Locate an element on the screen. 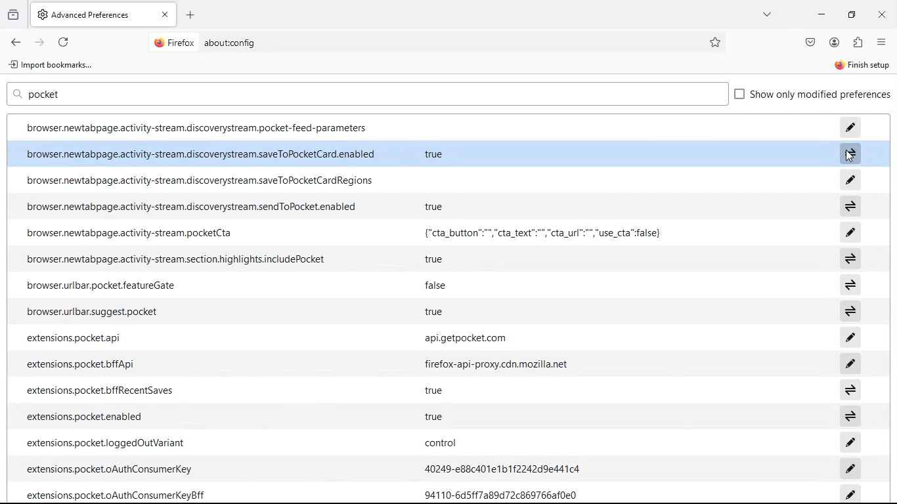 This screenshot has height=504, width=897. minimize is located at coordinates (820, 15).